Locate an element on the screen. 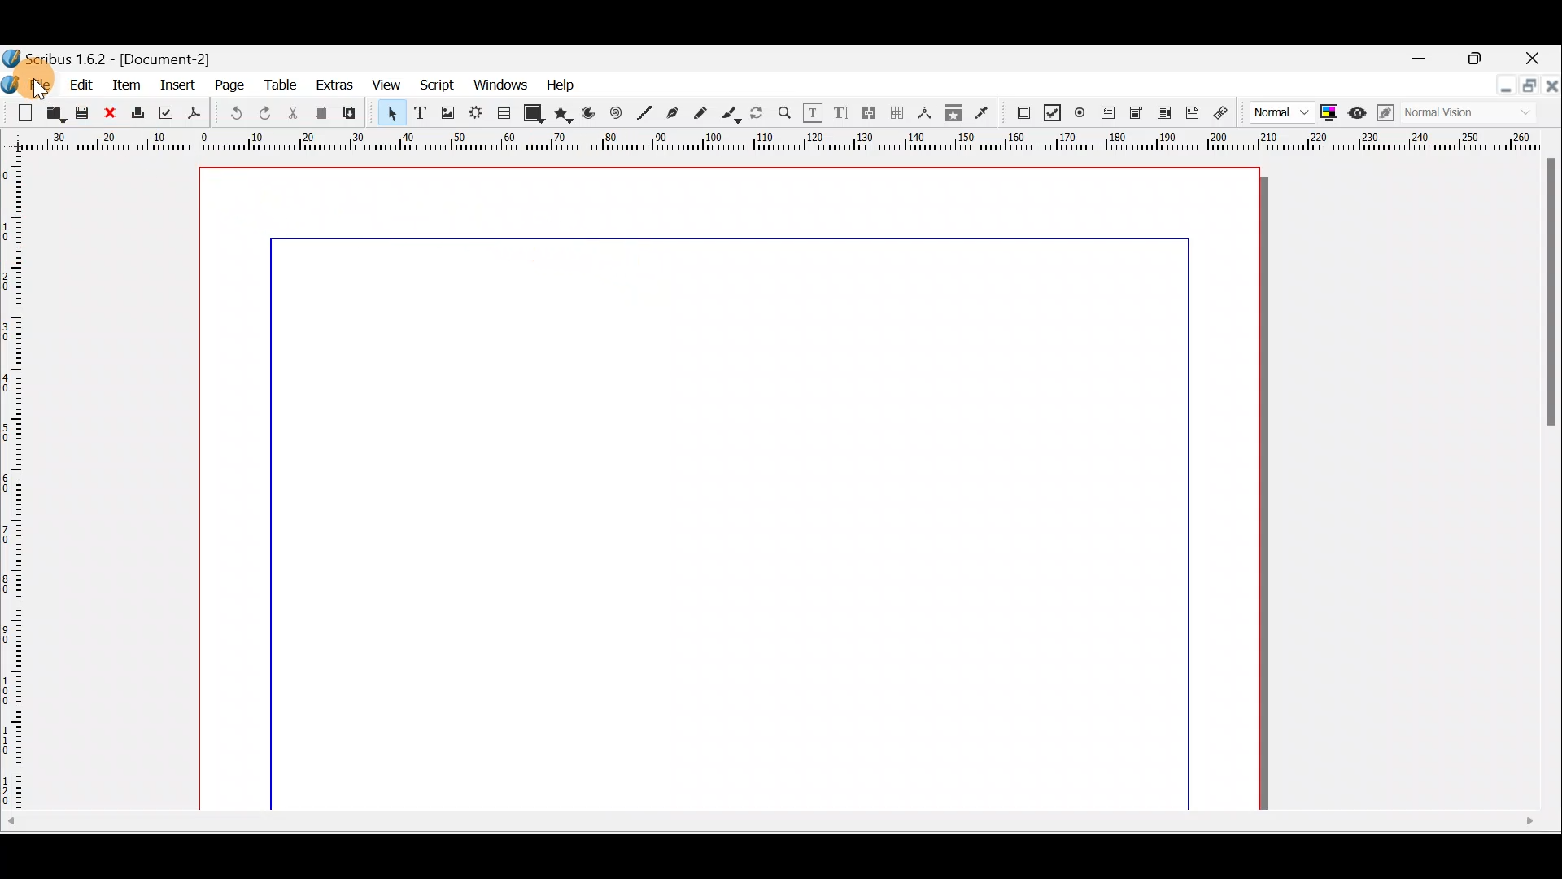 The width and height of the screenshot is (1562, 879). Measurements is located at coordinates (926, 113).